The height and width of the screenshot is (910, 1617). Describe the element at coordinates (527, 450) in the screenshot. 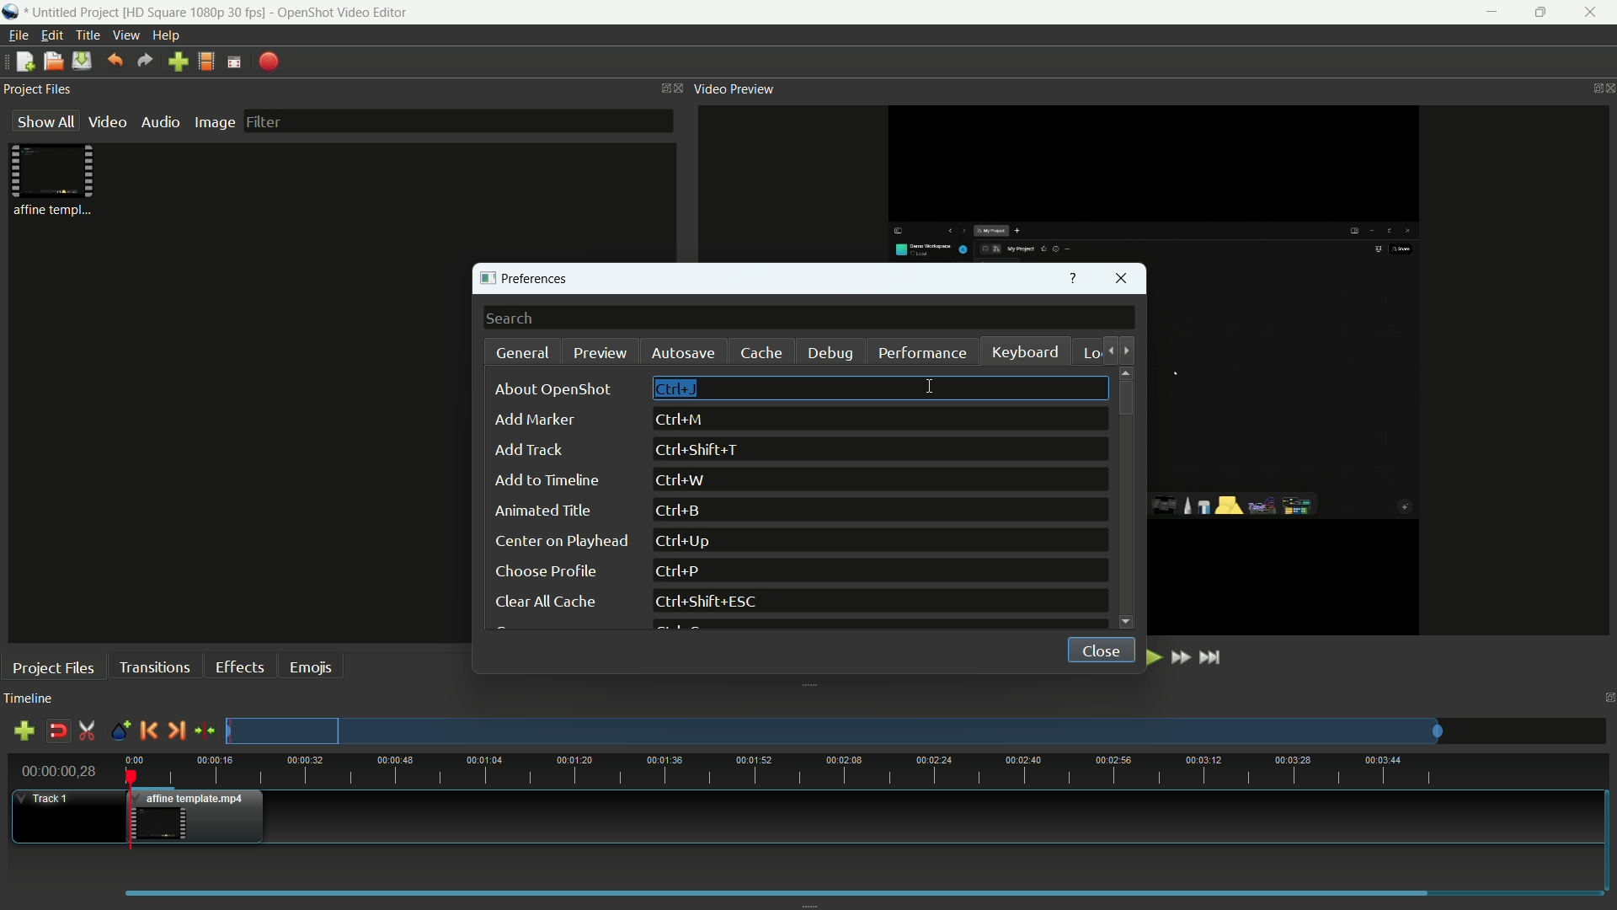

I see `dd track` at that location.